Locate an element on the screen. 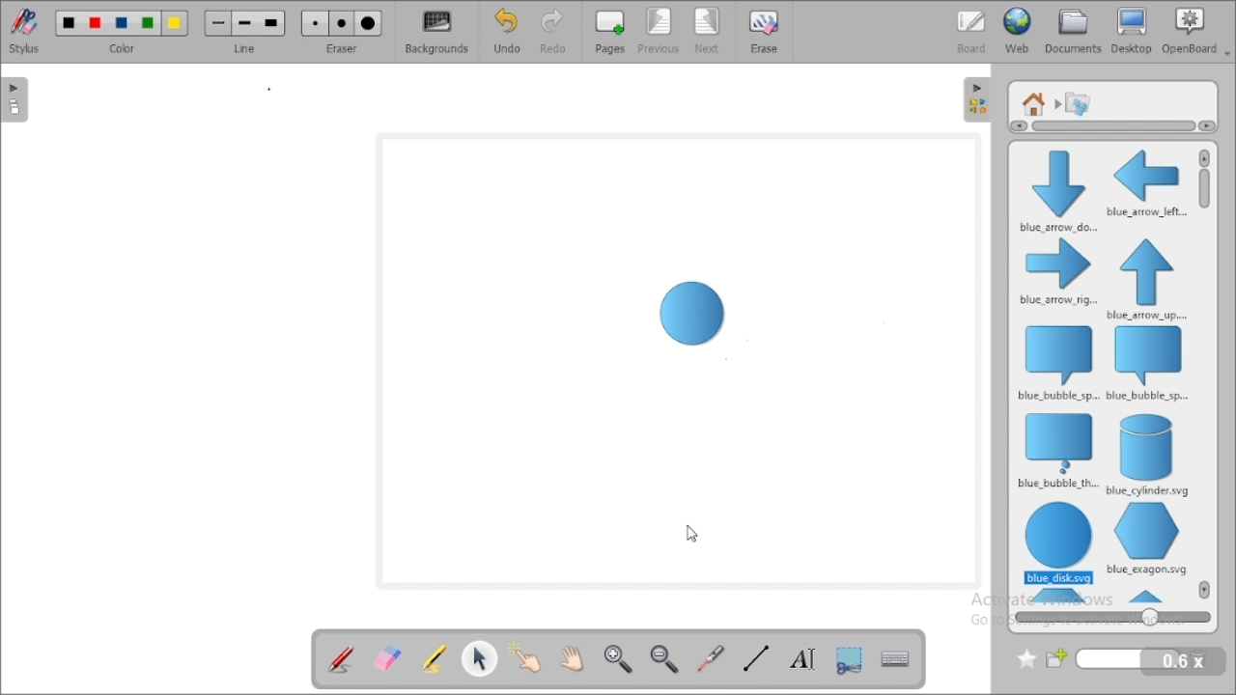 The width and height of the screenshot is (1236, 695). openboard is located at coordinates (1196, 31).